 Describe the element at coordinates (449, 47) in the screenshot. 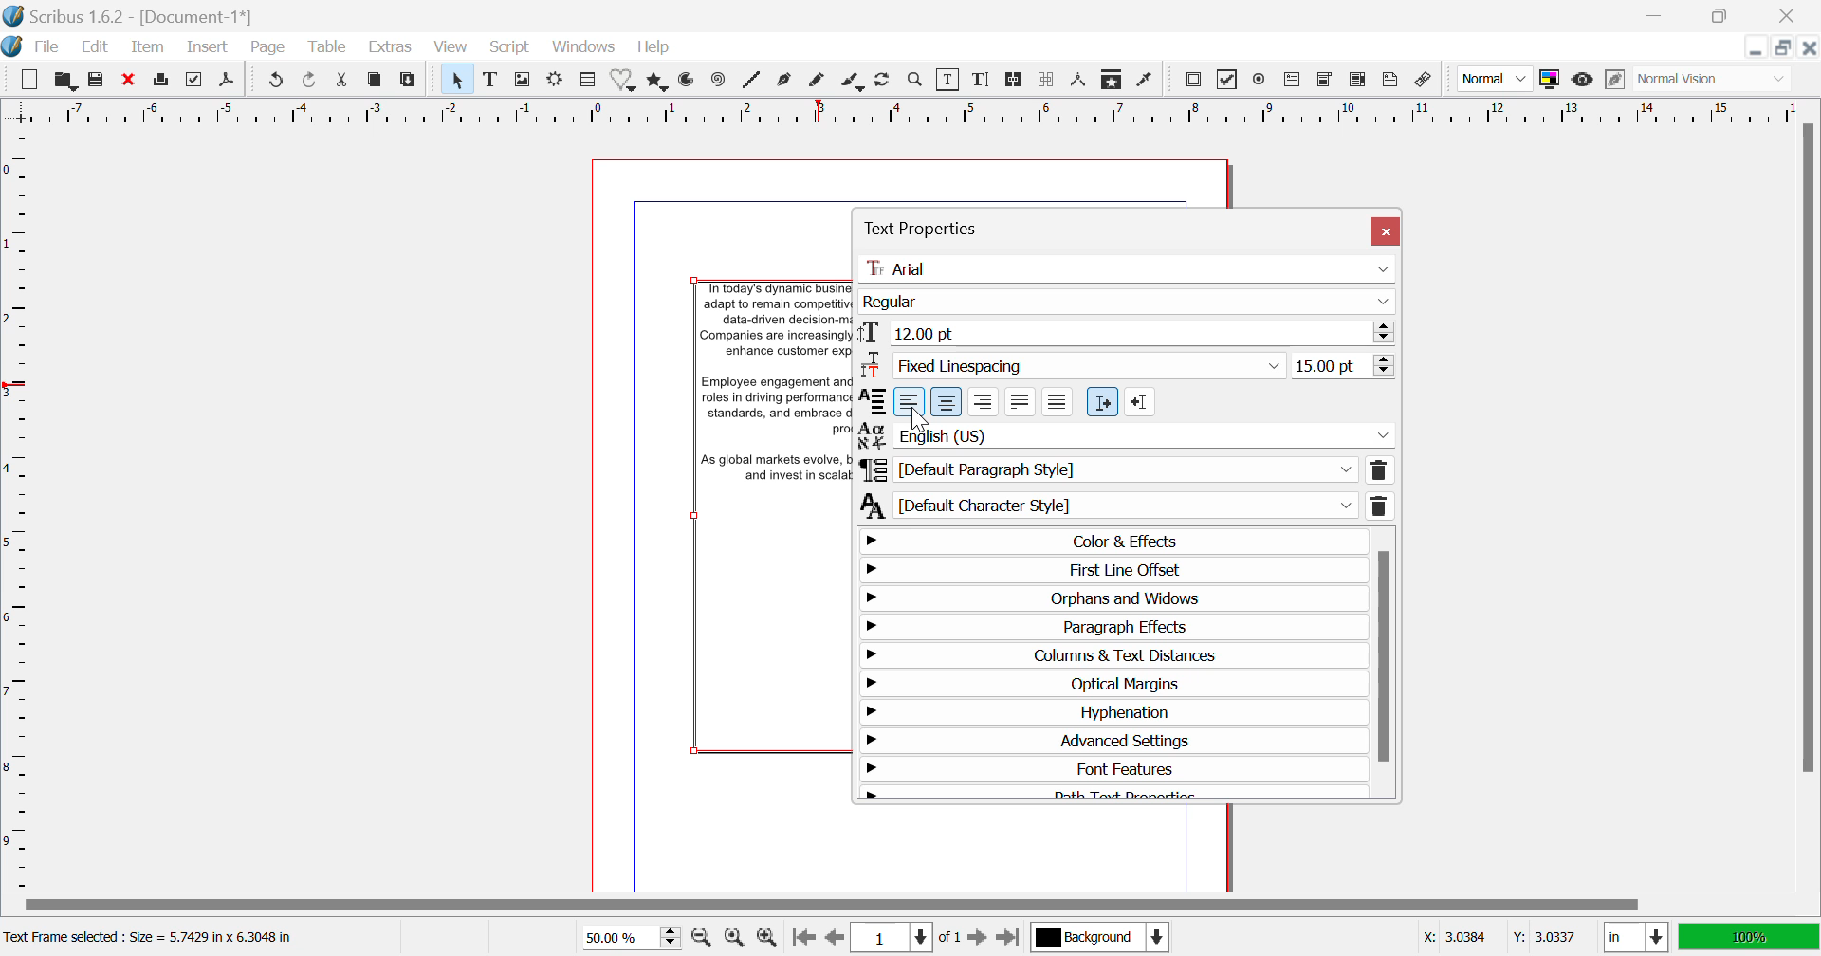

I see `View` at that location.